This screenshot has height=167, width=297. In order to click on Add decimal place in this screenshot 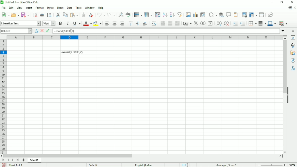, I will do `click(219, 24)`.